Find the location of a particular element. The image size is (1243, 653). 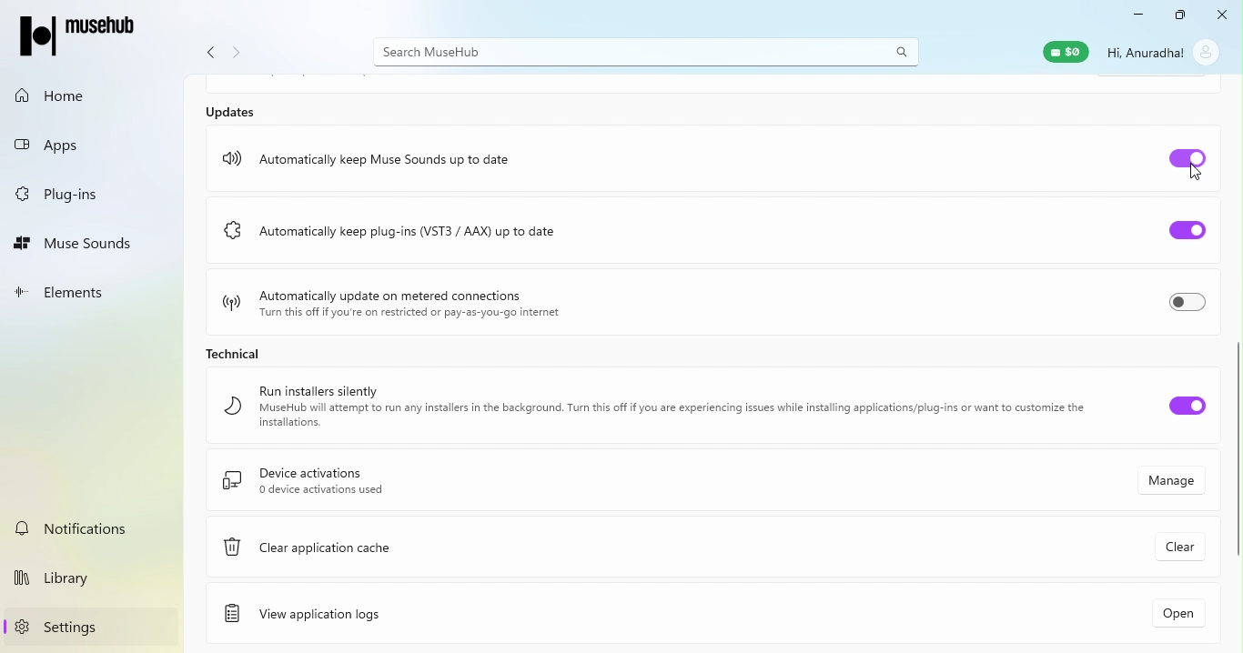

Toggle is located at coordinates (1185, 162).